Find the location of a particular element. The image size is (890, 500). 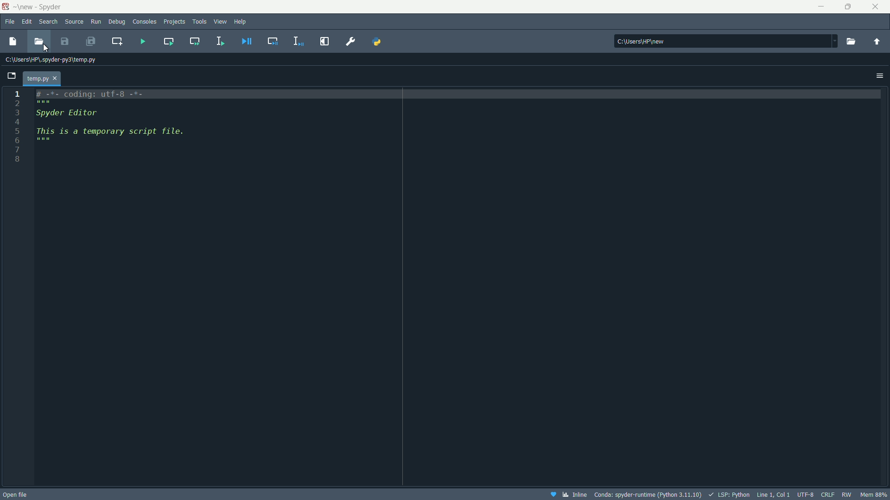

directory is located at coordinates (726, 40).